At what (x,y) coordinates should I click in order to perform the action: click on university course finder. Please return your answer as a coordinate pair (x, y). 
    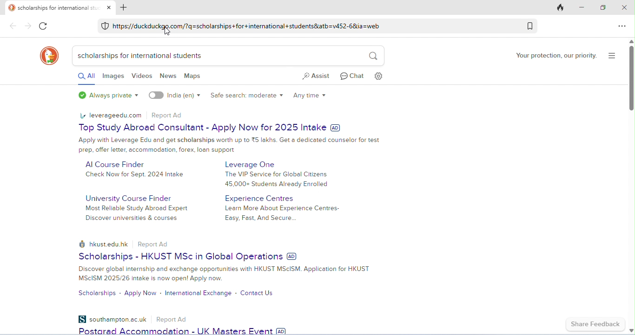
    Looking at the image, I should click on (129, 197).